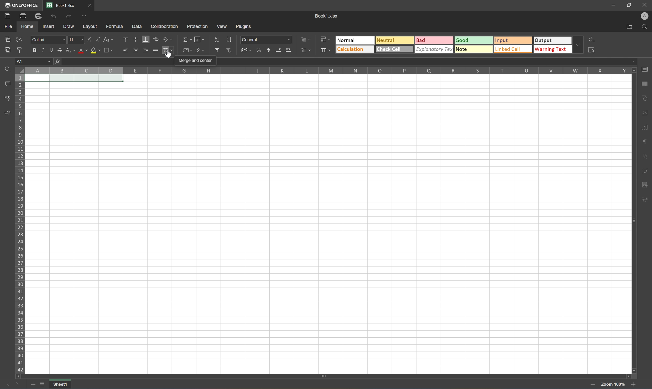 The width and height of the screenshot is (652, 389). I want to click on Customize Quick Access Toolbar, so click(85, 18).